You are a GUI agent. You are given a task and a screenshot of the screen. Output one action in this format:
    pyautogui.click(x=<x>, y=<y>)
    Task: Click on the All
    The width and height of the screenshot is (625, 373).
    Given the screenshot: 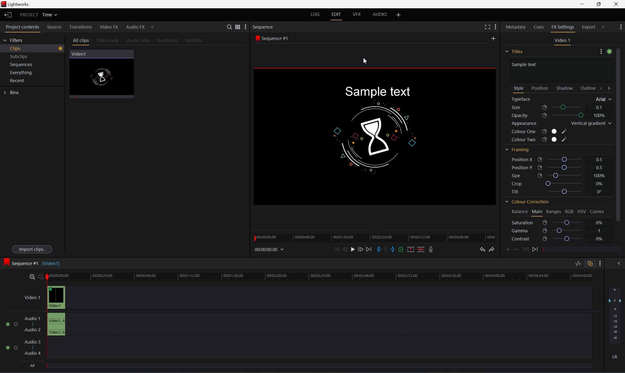 What is the action you would take?
    pyautogui.click(x=32, y=365)
    